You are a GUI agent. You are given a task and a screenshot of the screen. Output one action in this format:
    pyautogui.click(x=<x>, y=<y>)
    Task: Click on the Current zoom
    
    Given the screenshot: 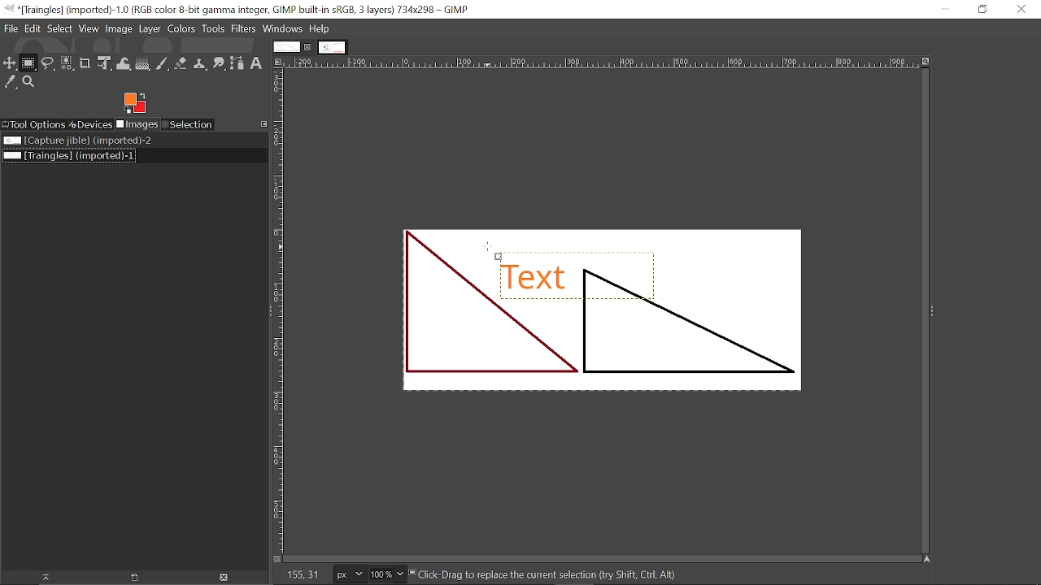 What is the action you would take?
    pyautogui.click(x=381, y=574)
    